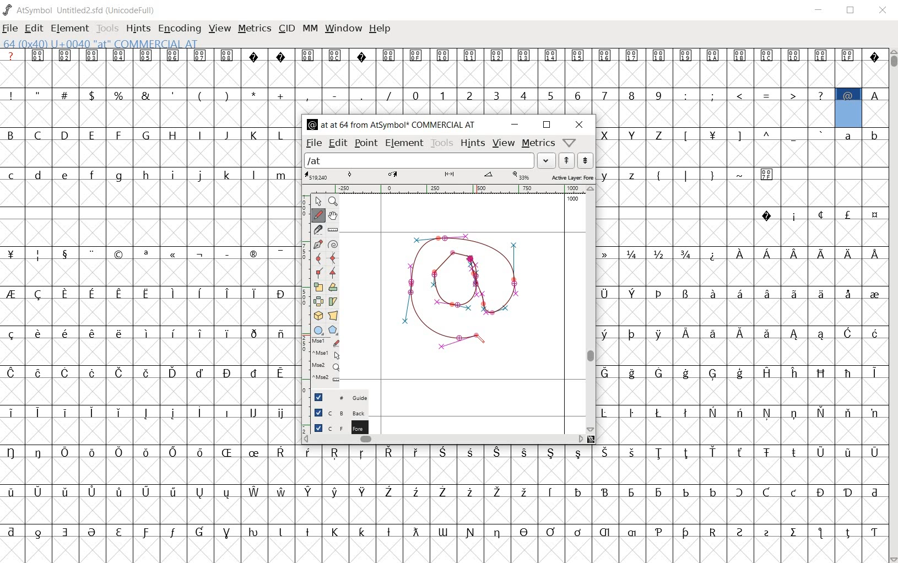  I want to click on SCROLLBAR, so click(892, 306).